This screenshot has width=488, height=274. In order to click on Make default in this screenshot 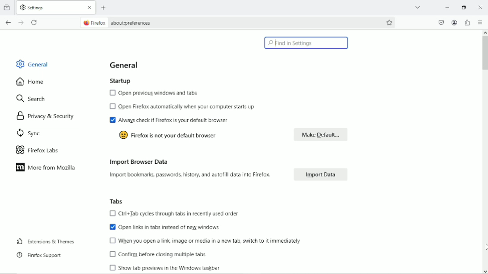, I will do `click(320, 134)`.